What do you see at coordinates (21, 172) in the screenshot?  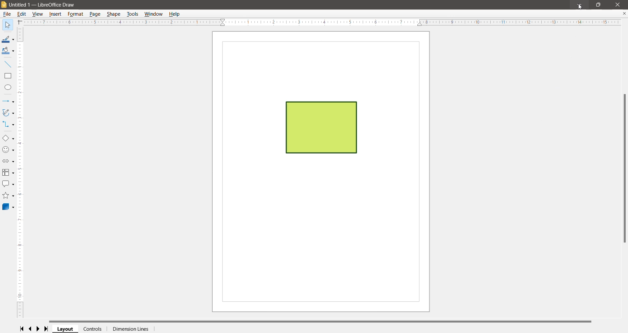 I see `Vertical Ruler` at bounding box center [21, 172].